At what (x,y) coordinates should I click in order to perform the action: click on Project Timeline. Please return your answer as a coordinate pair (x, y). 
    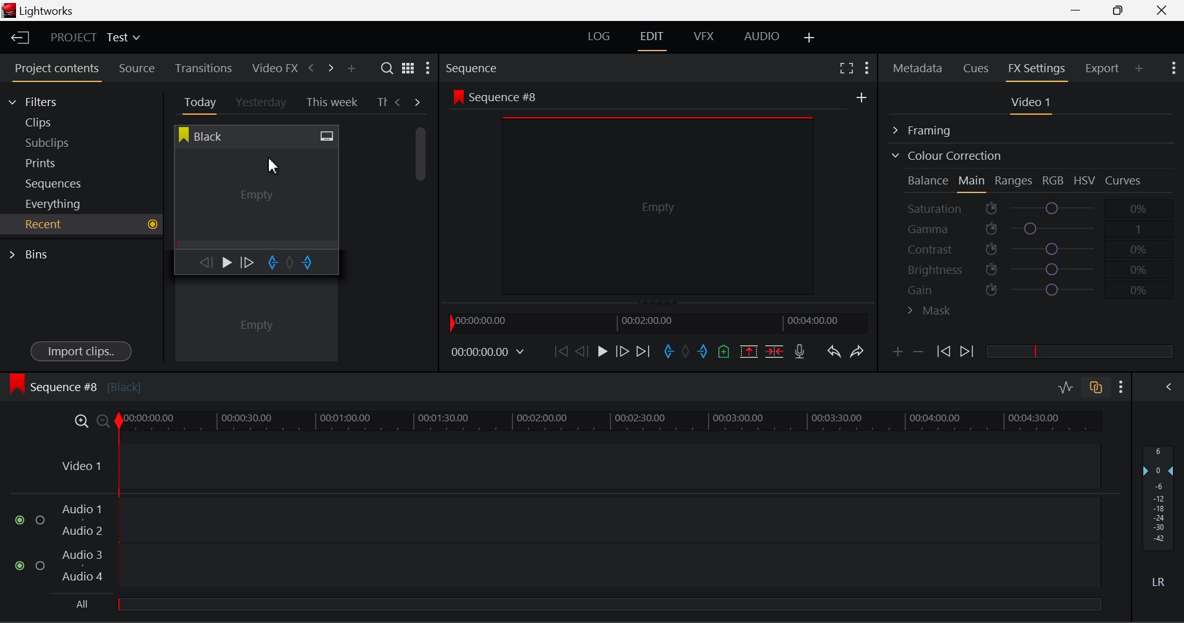
    Looking at the image, I should click on (610, 422).